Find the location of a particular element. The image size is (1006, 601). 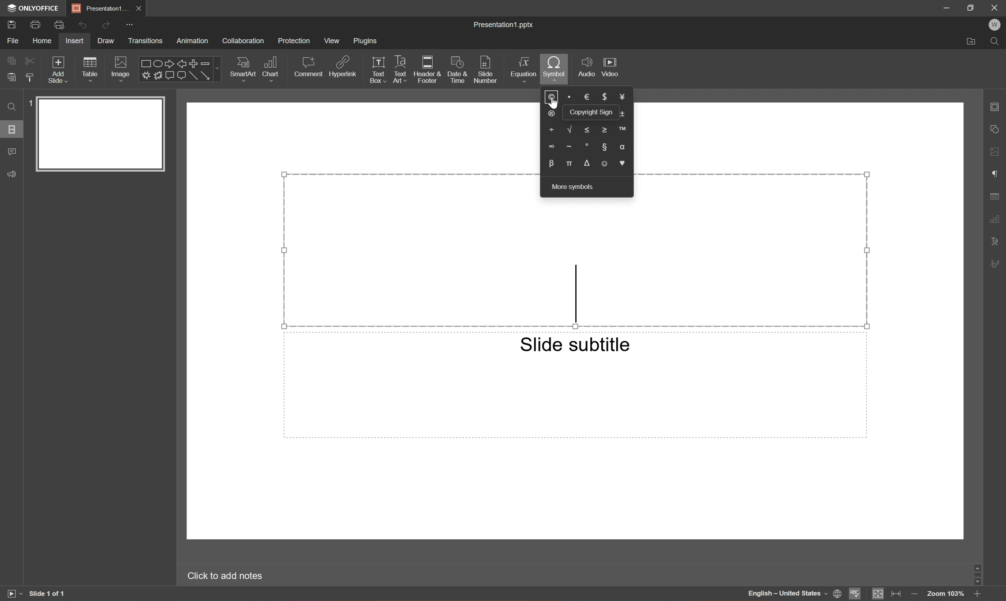

Slide number is located at coordinates (485, 68).